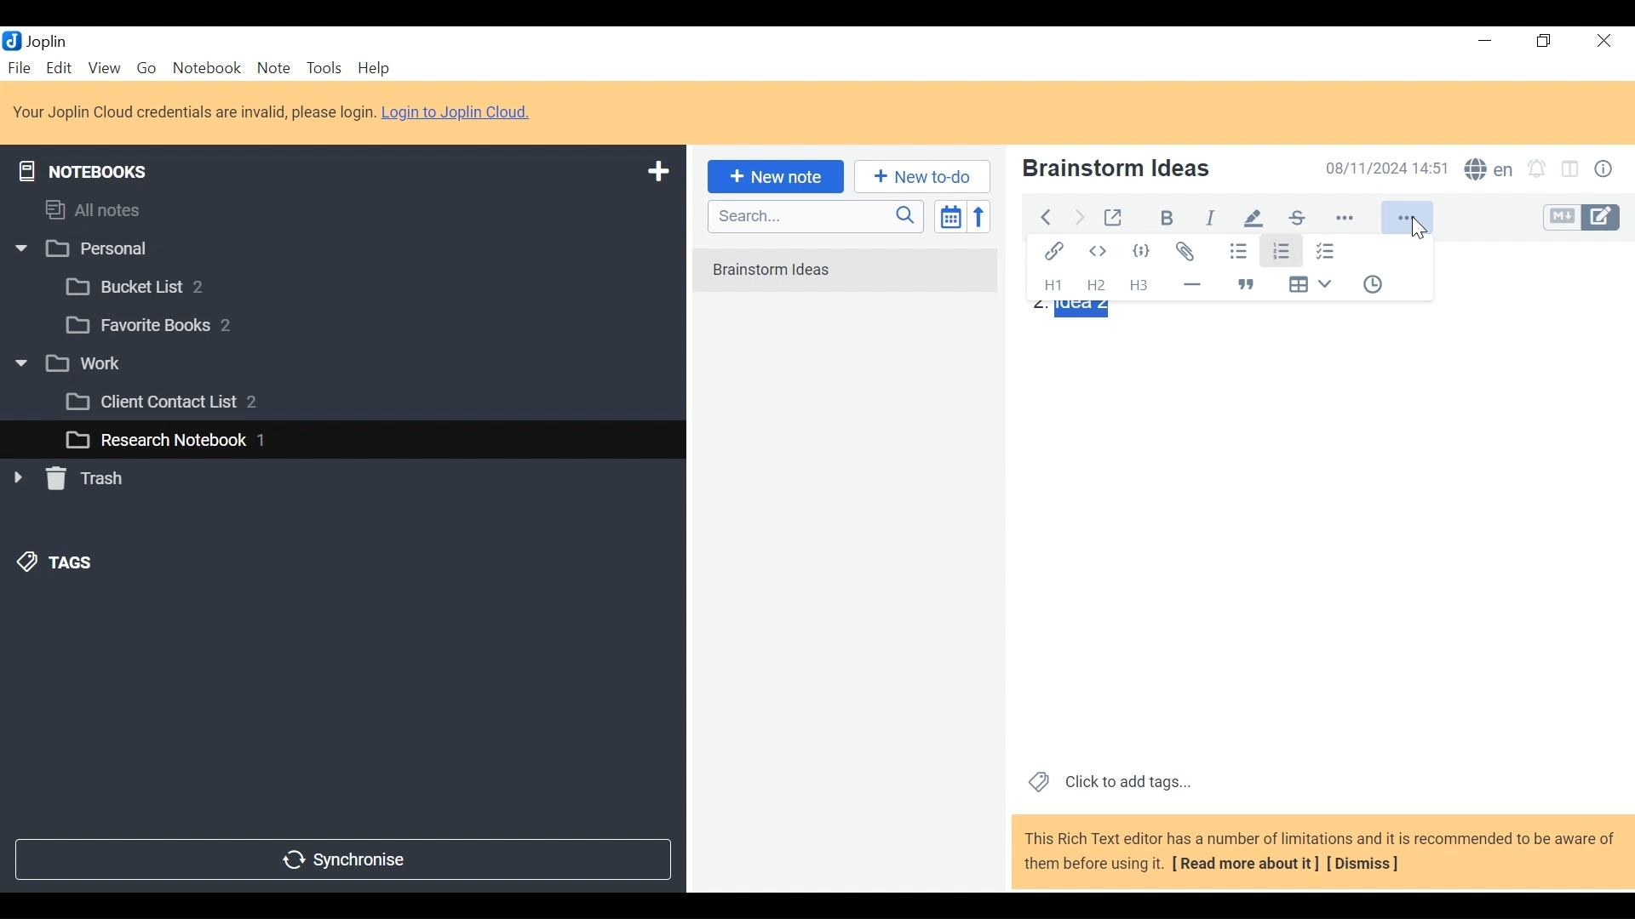  Describe the element at coordinates (74, 564) in the screenshot. I see `&) TAGS` at that location.